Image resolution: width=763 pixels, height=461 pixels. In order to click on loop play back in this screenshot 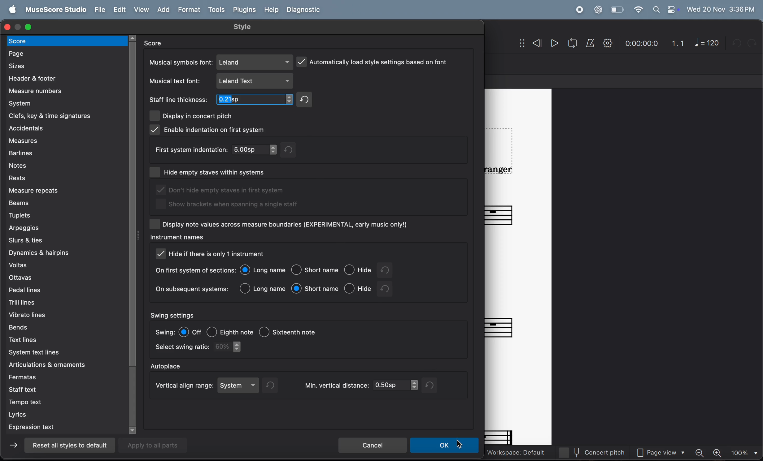, I will do `click(573, 43)`.